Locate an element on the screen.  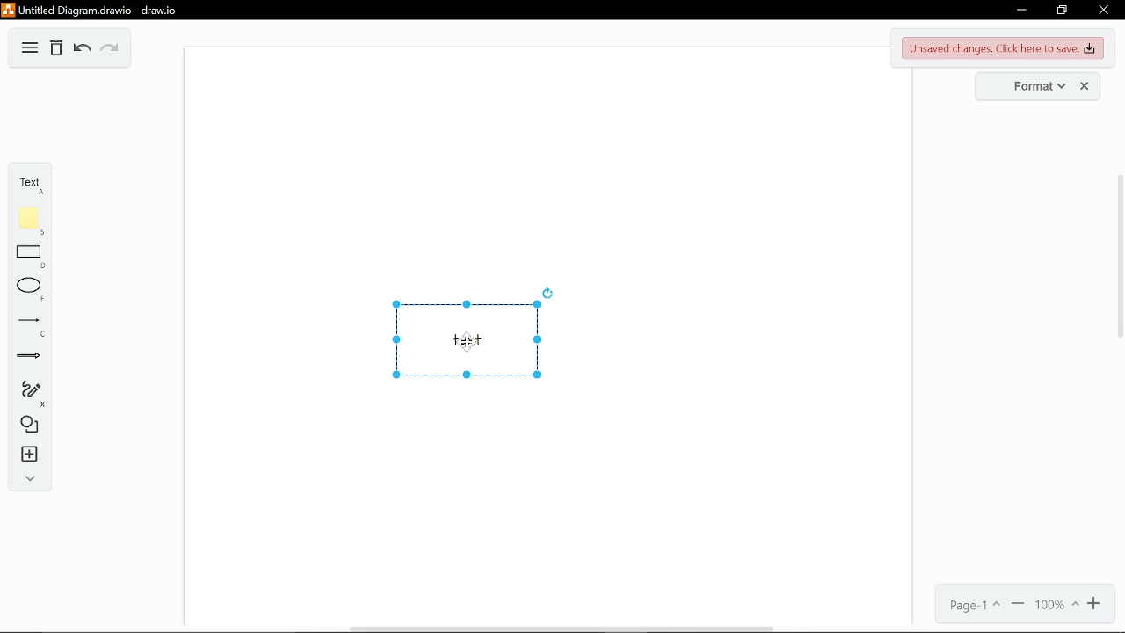
vertical scrollbar is located at coordinates (1121, 256).